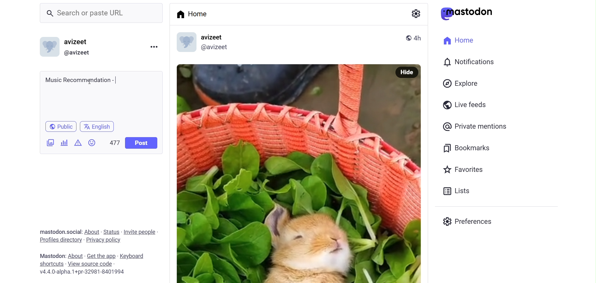 The image size is (596, 283). What do you see at coordinates (469, 61) in the screenshot?
I see `Notification` at bounding box center [469, 61].